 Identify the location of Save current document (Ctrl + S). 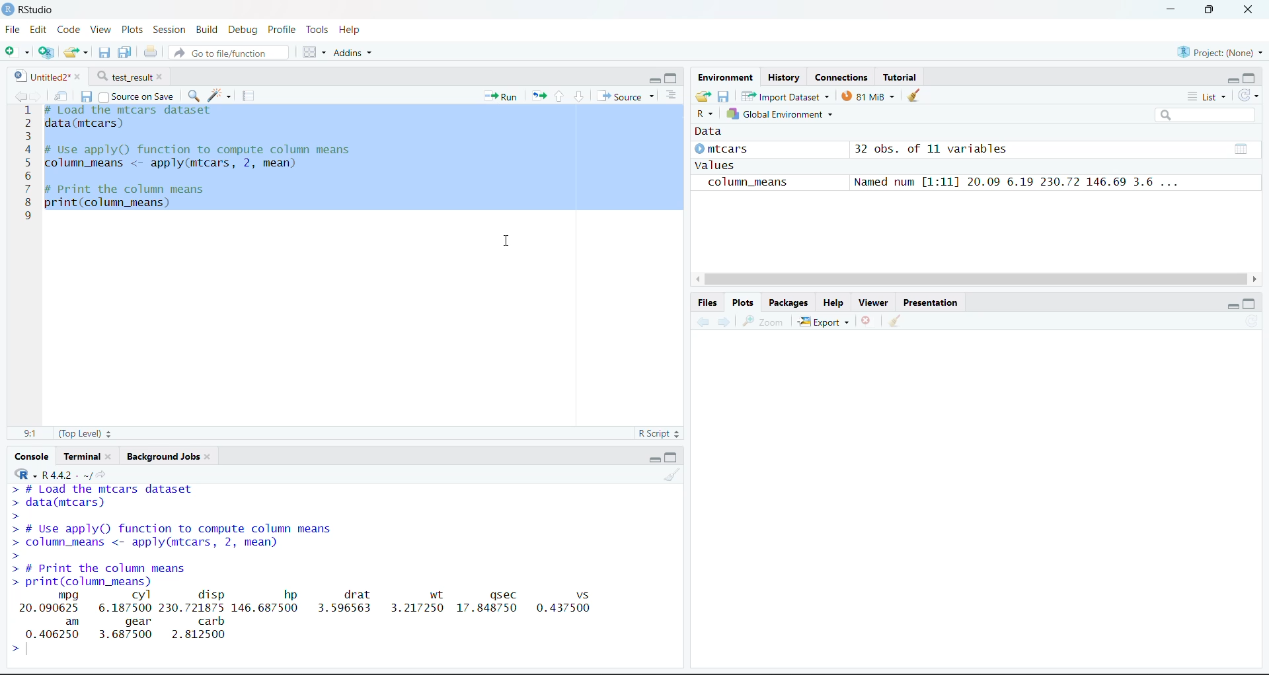
(87, 96).